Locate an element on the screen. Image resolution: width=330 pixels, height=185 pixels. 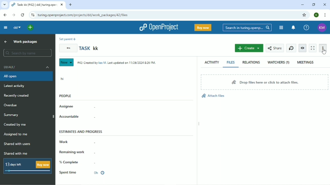
Overdue is located at coordinates (11, 105).